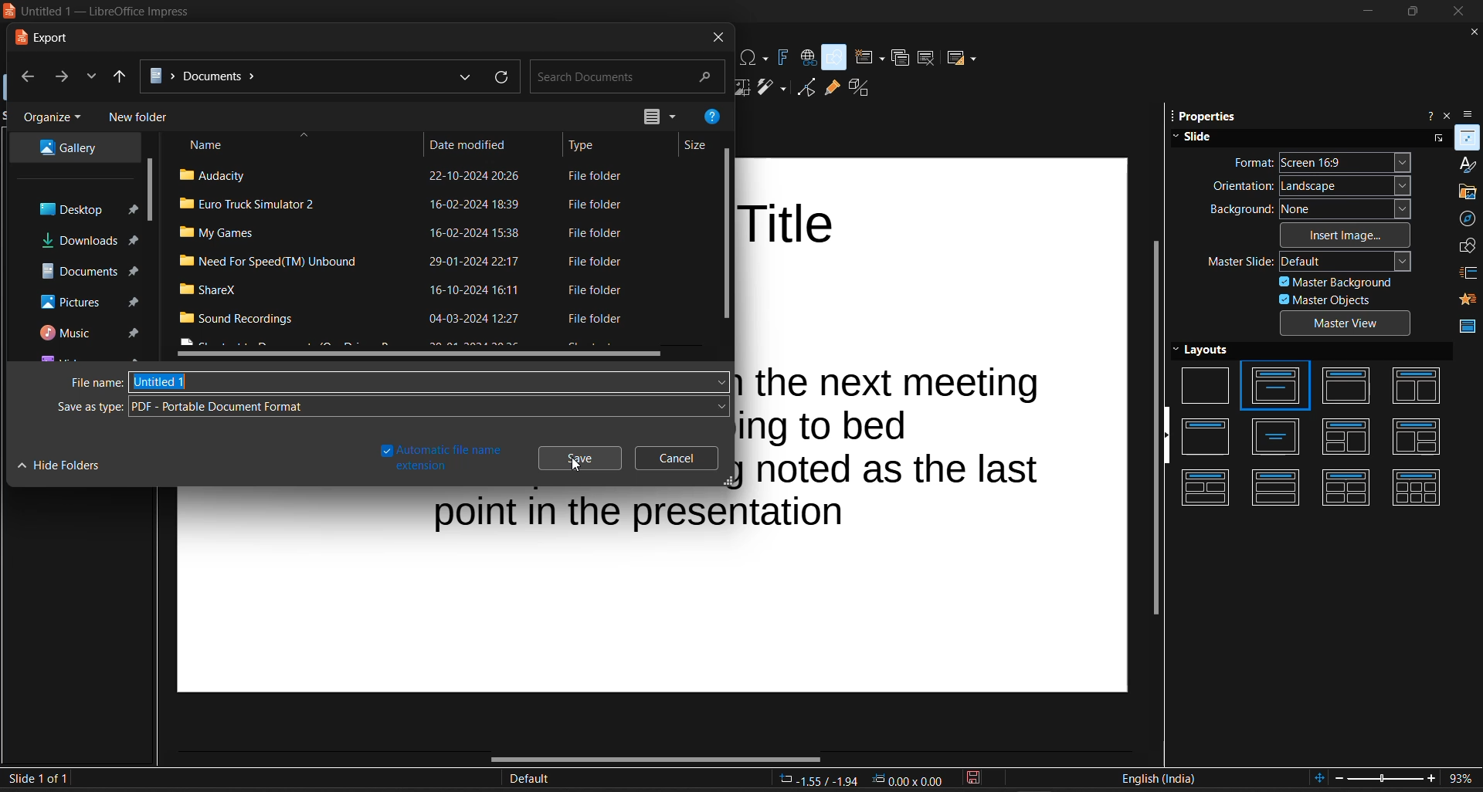 This screenshot has width=1483, height=792. What do you see at coordinates (1465, 245) in the screenshot?
I see `shapes` at bounding box center [1465, 245].